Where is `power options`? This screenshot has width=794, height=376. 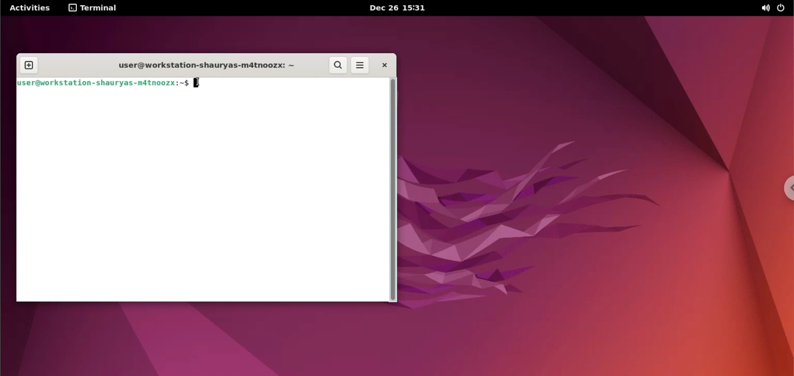 power options is located at coordinates (783, 9).